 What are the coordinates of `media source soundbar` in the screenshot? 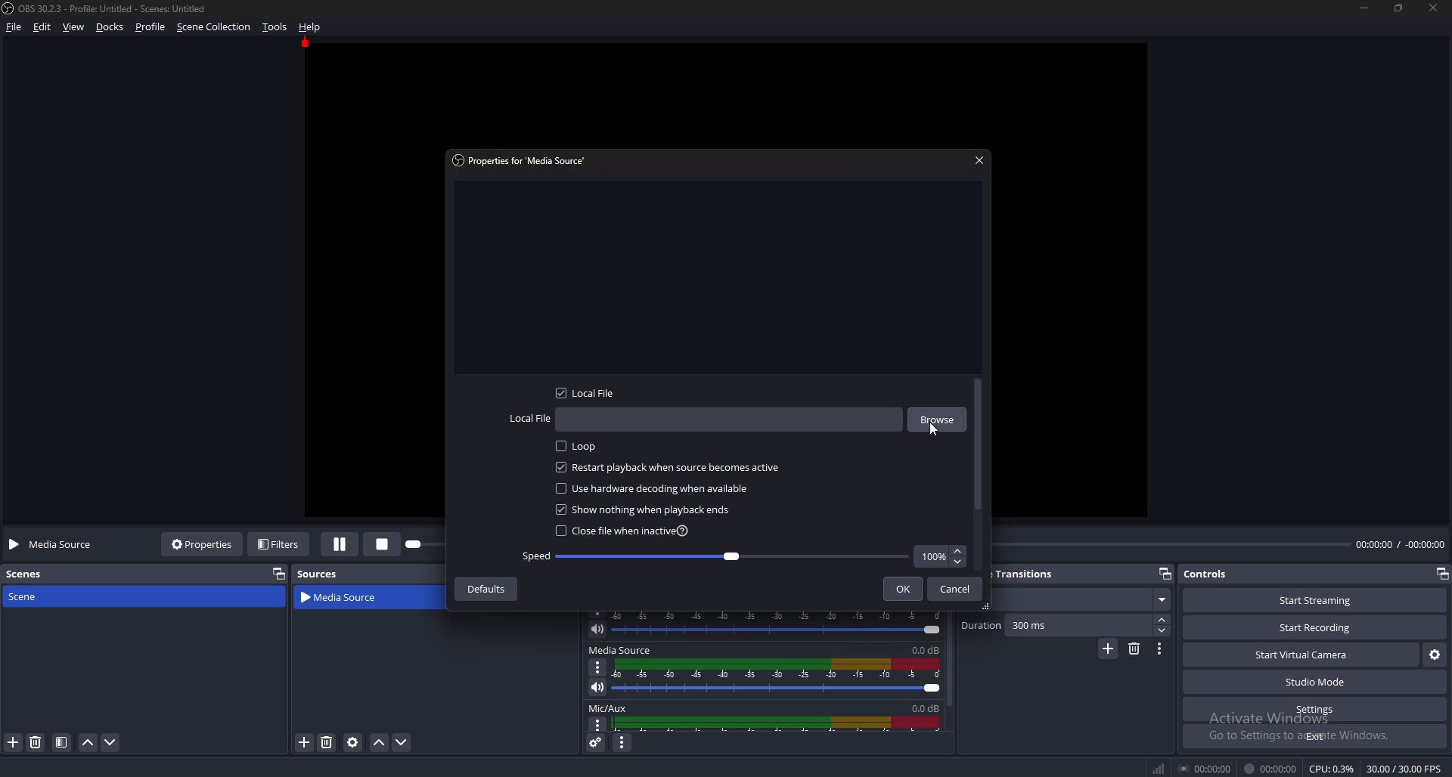 It's located at (782, 676).